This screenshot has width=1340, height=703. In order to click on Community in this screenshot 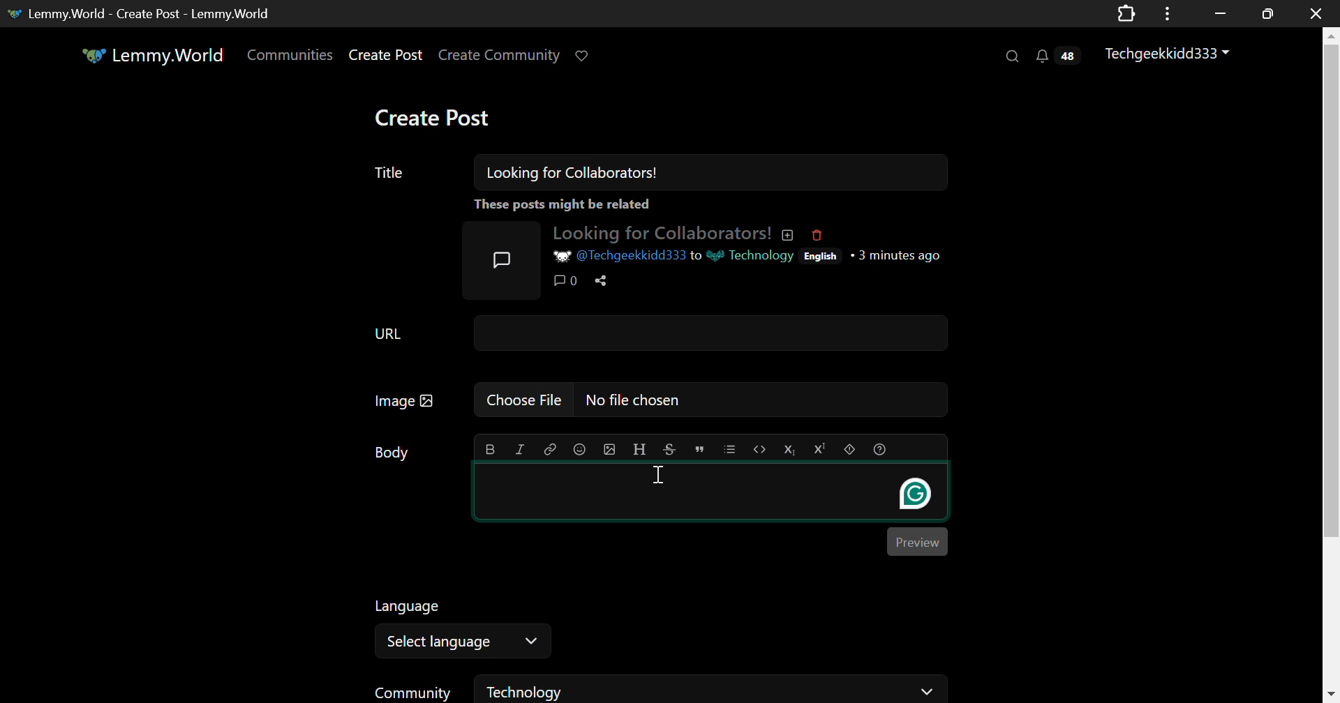, I will do `click(415, 690)`.